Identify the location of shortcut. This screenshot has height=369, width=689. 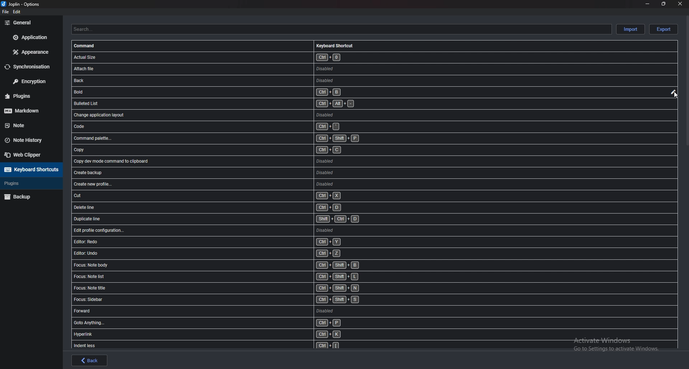
(217, 115).